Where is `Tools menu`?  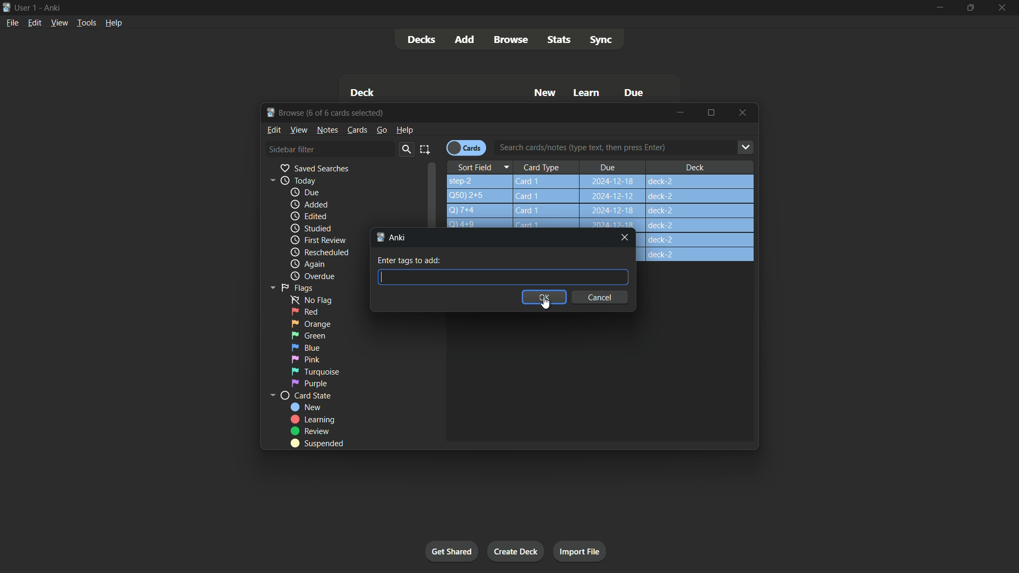
Tools menu is located at coordinates (84, 23).